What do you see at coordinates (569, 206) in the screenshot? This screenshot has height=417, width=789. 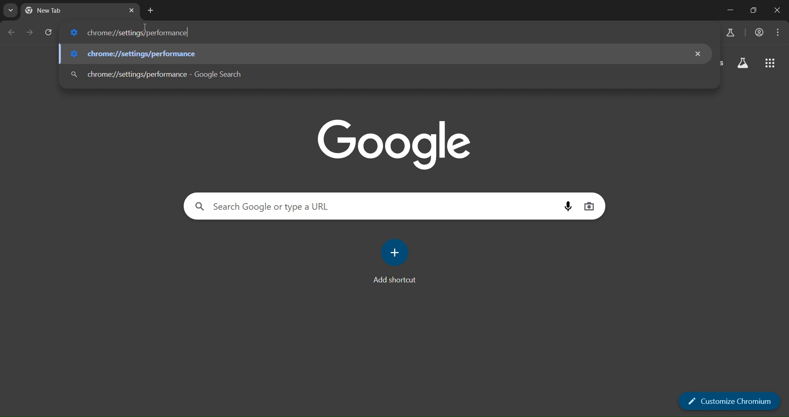 I see `voice search` at bounding box center [569, 206].